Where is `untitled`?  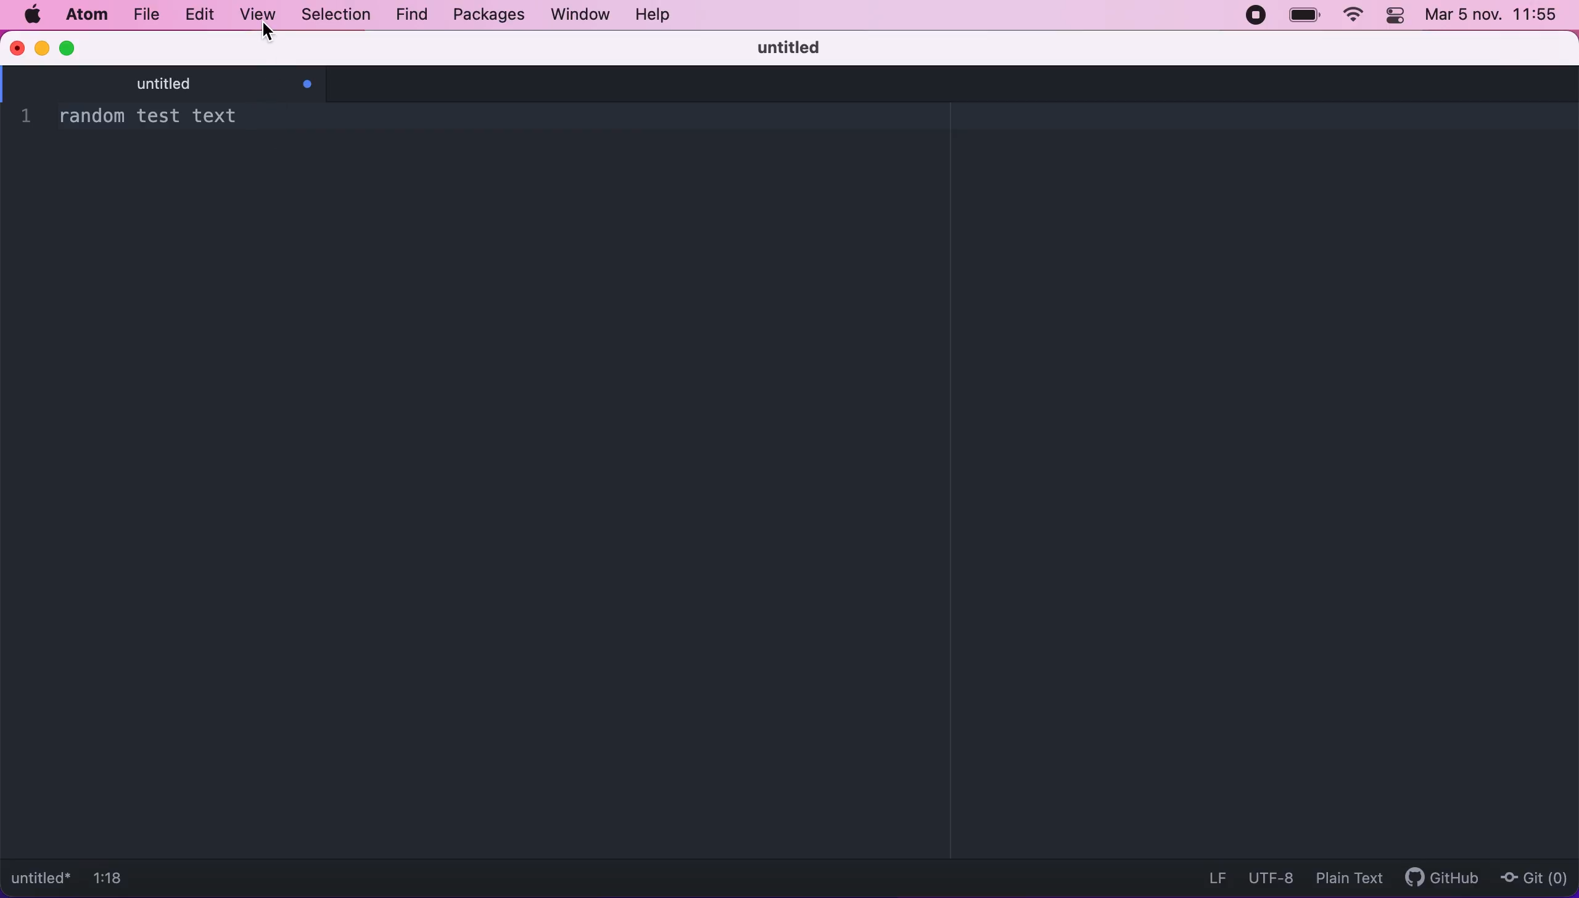 untitled is located at coordinates (783, 46).